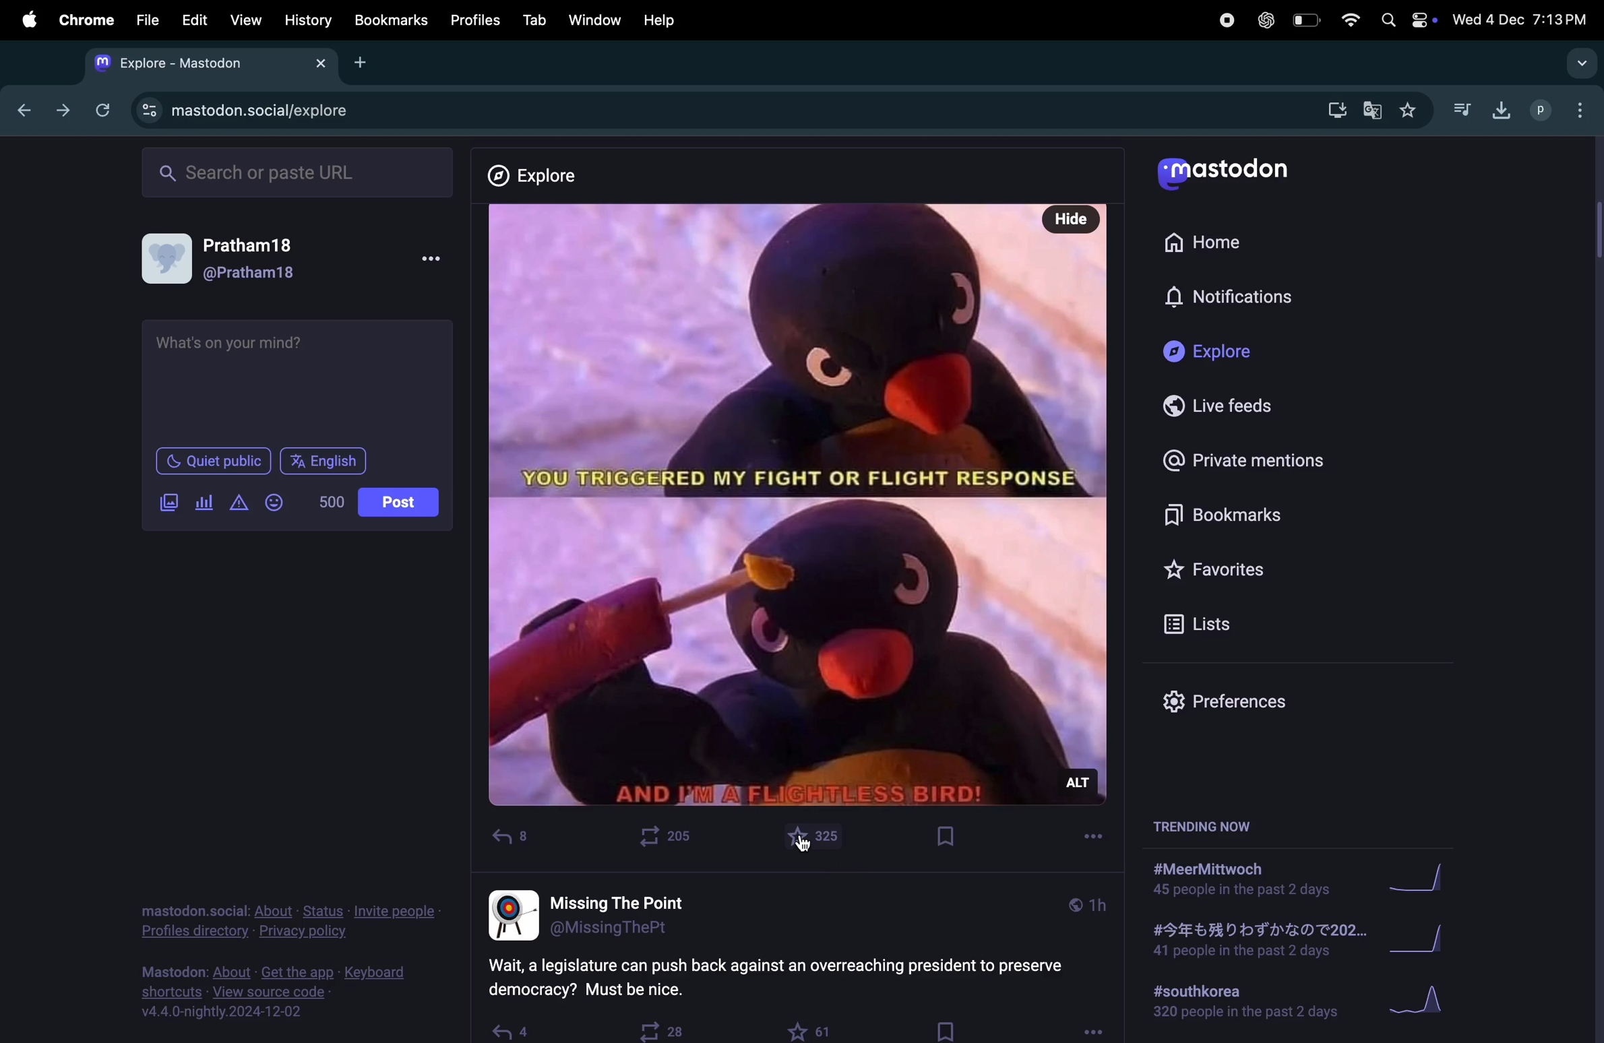  What do you see at coordinates (333, 499) in the screenshot?
I see `5000 words` at bounding box center [333, 499].